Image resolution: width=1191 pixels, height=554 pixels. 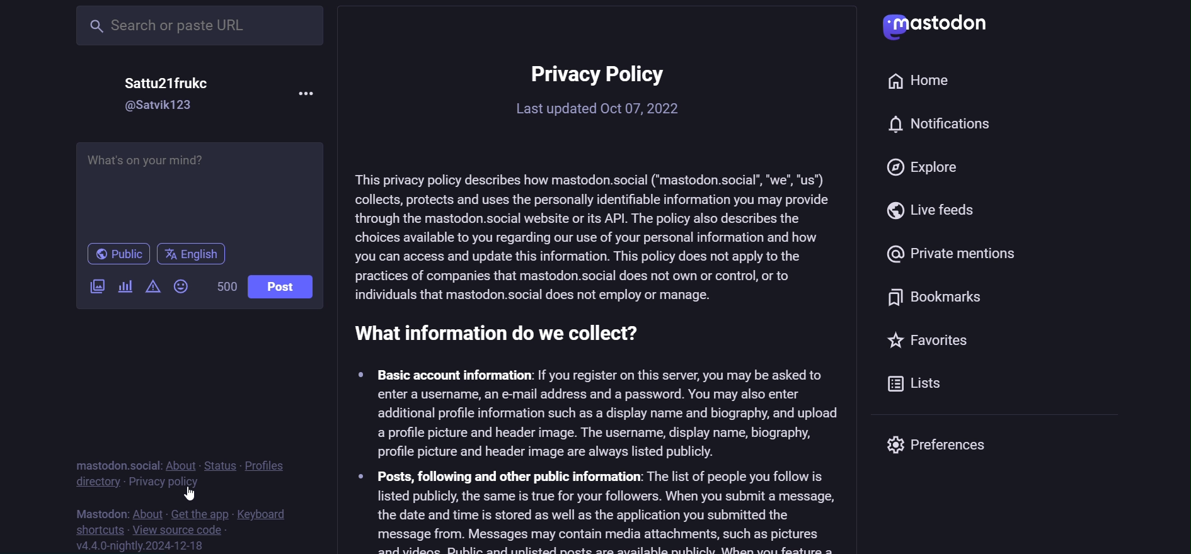 What do you see at coordinates (916, 385) in the screenshot?
I see `lists` at bounding box center [916, 385].